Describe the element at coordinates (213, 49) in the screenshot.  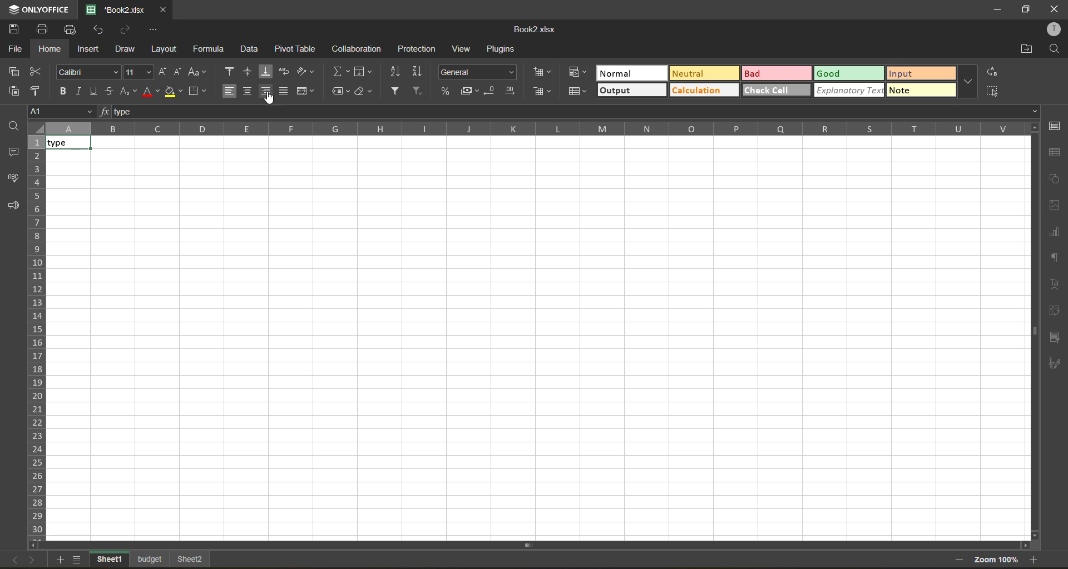
I see `formula` at that location.